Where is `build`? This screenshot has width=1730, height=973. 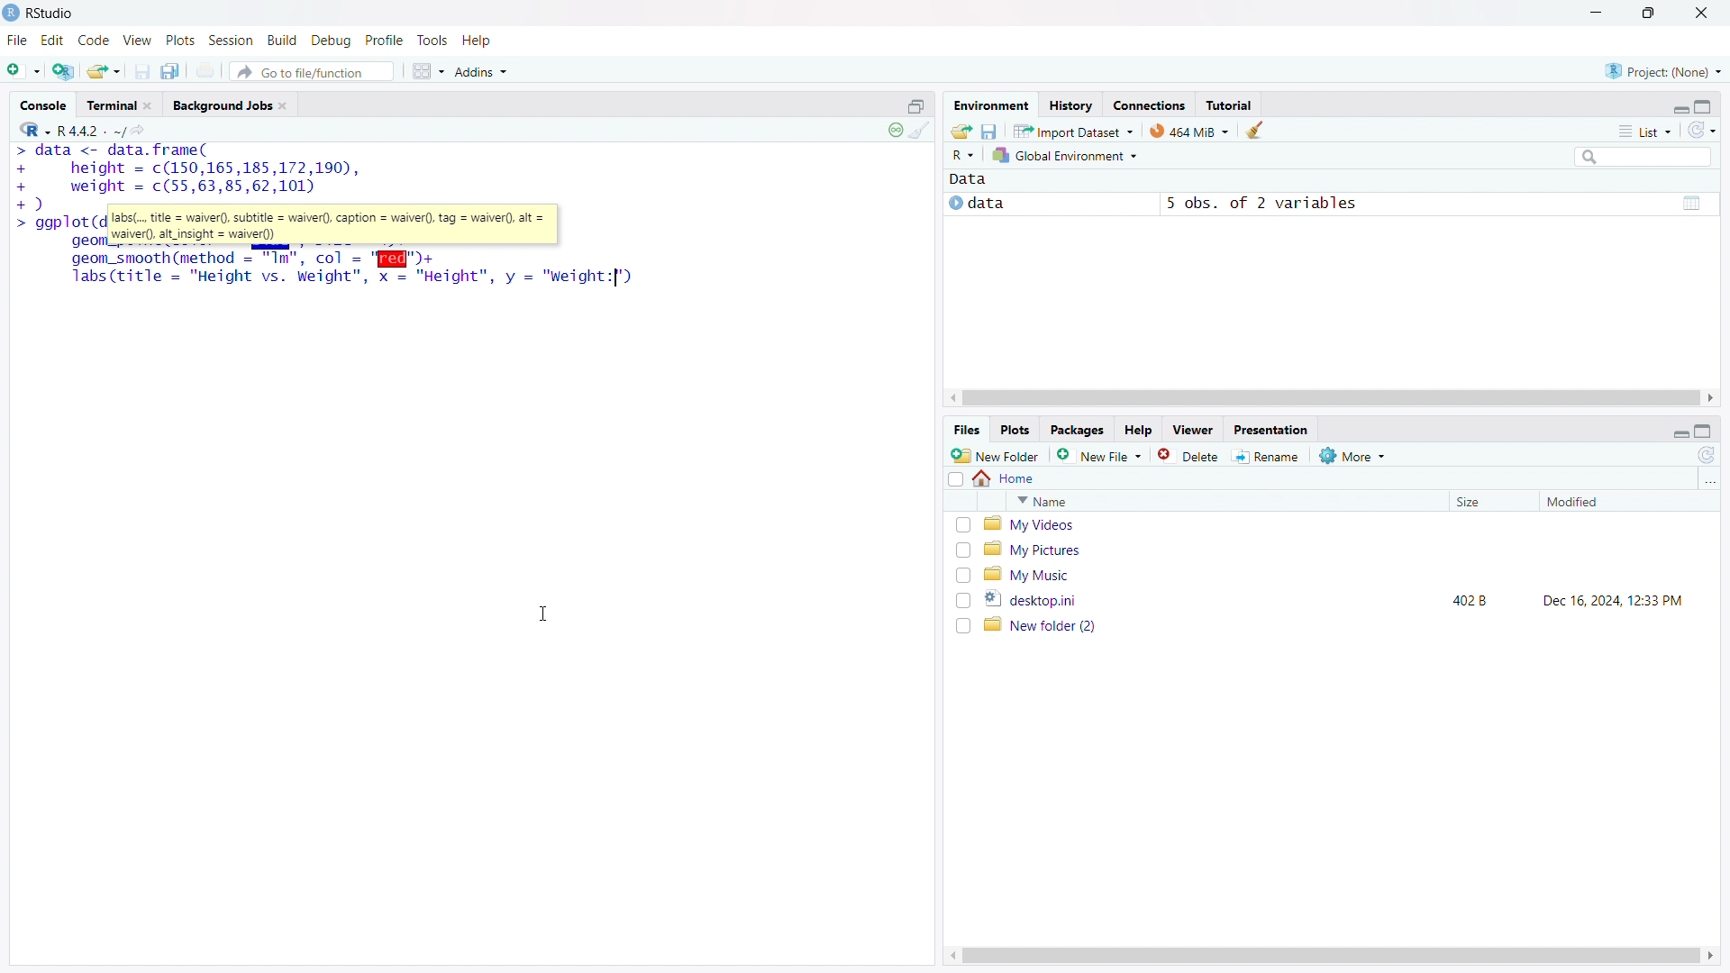 build is located at coordinates (284, 40).